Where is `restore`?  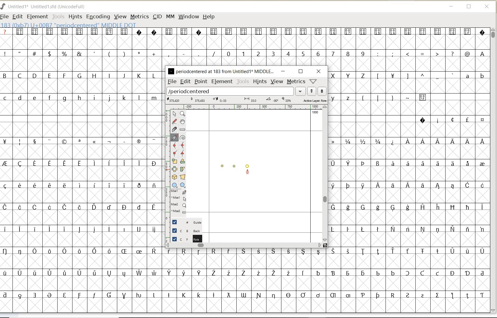
restore is located at coordinates (301, 71).